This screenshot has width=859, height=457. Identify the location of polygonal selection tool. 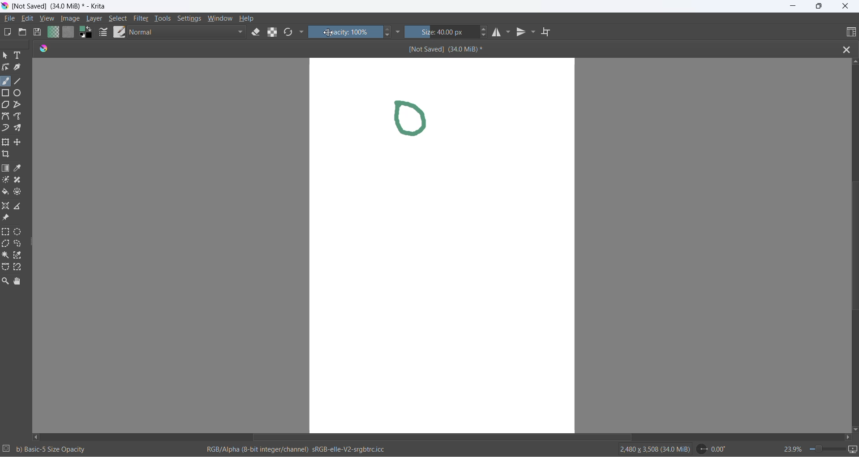
(6, 245).